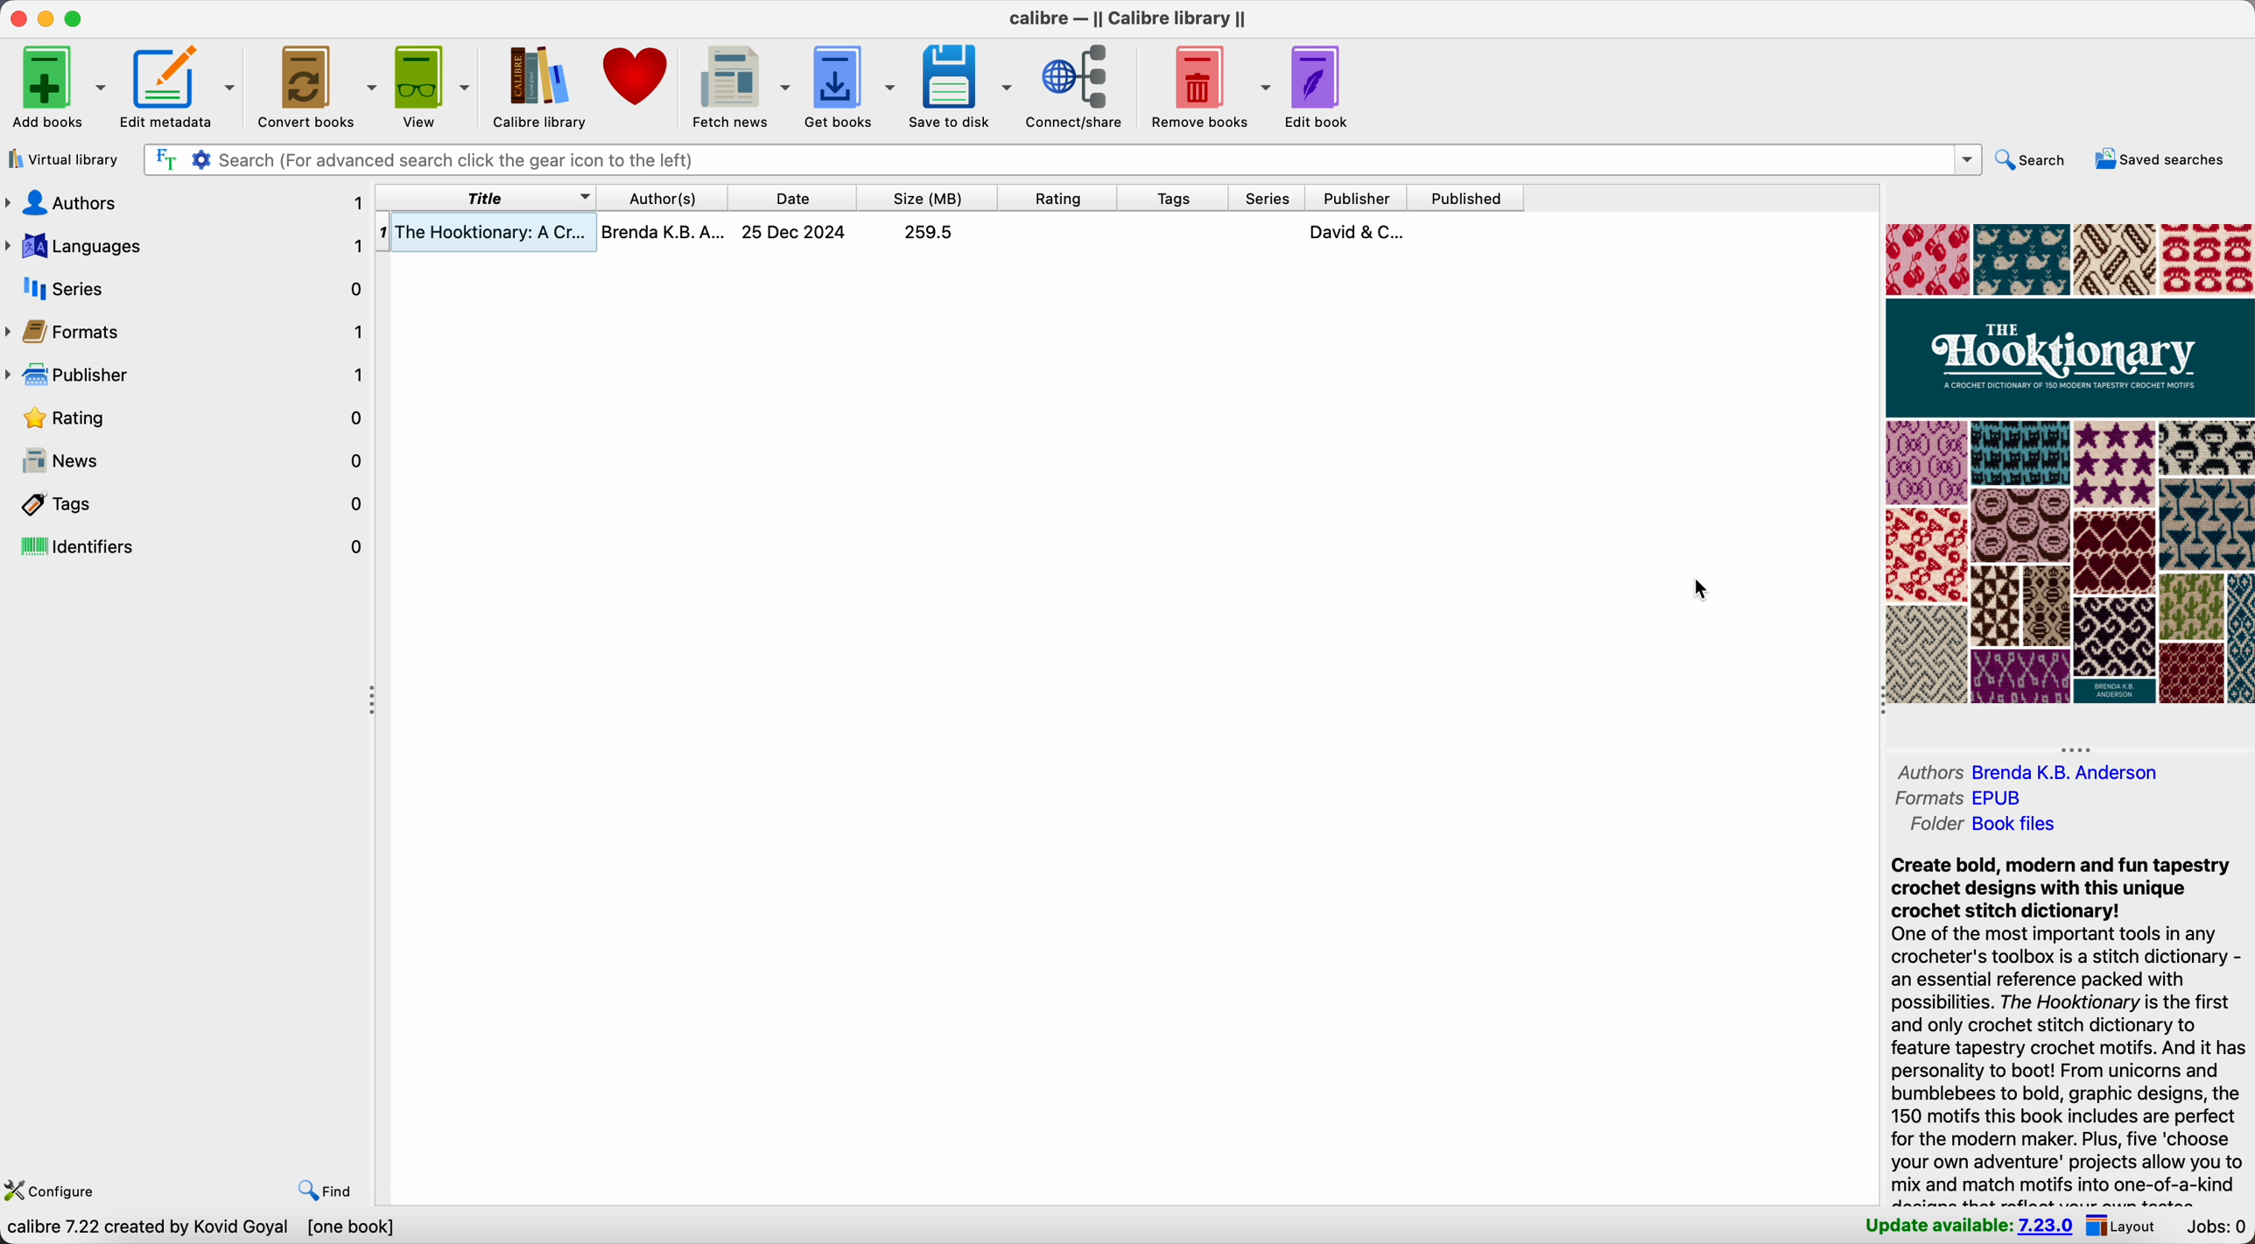 Image resolution: width=2255 pixels, height=1244 pixels. What do you see at coordinates (2068, 465) in the screenshot?
I see `book cover preview` at bounding box center [2068, 465].